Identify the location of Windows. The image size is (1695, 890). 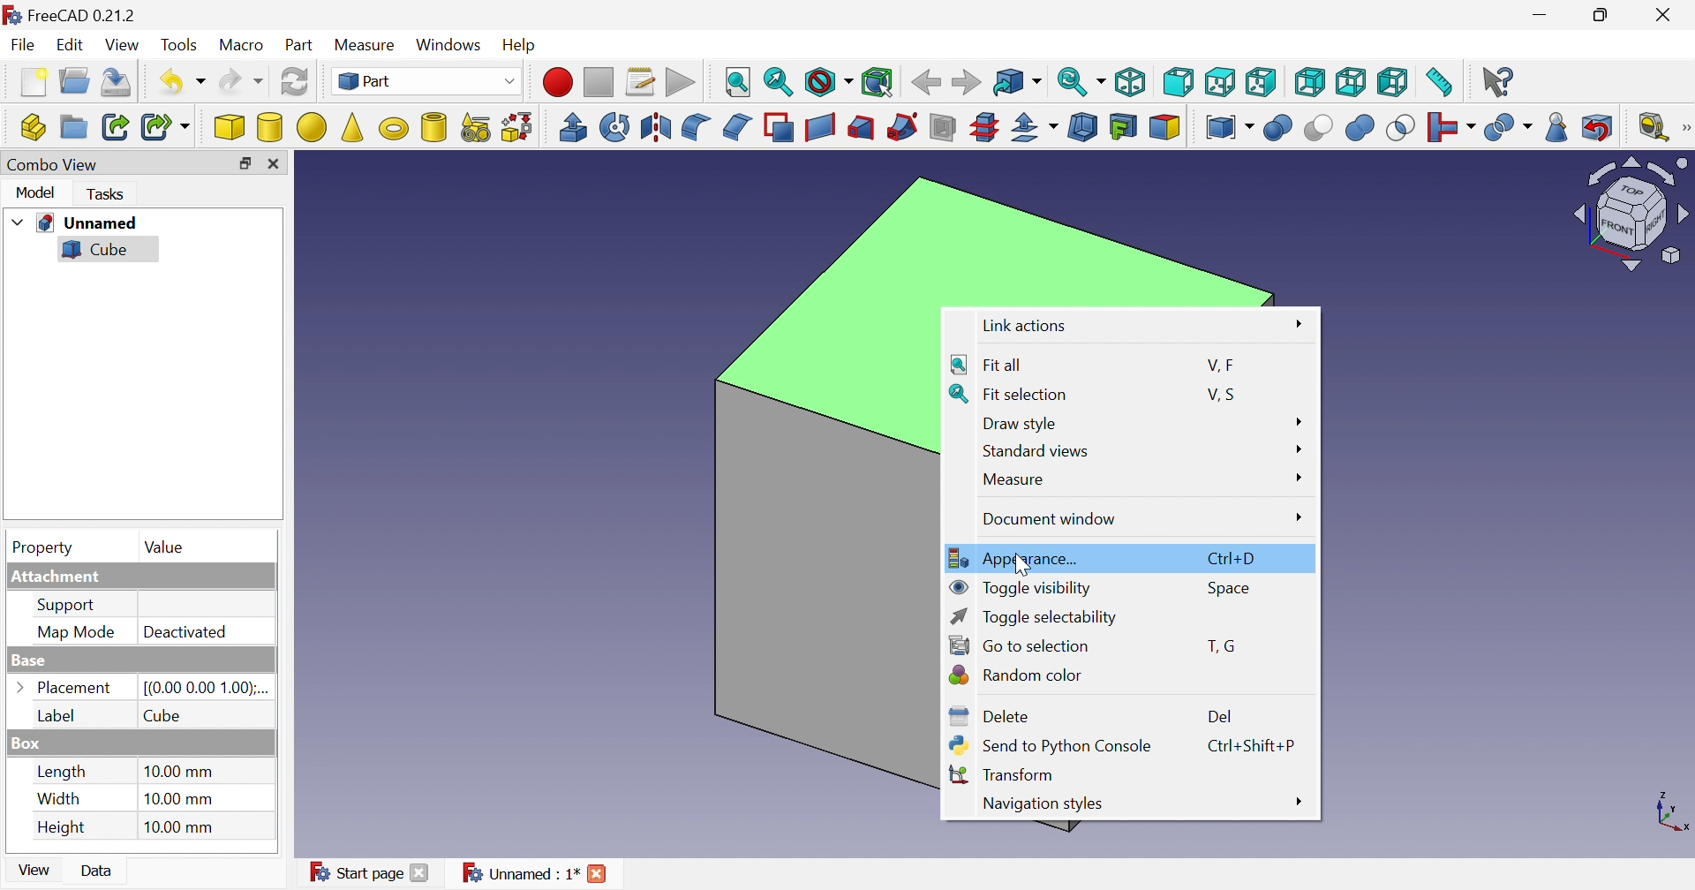
(451, 44).